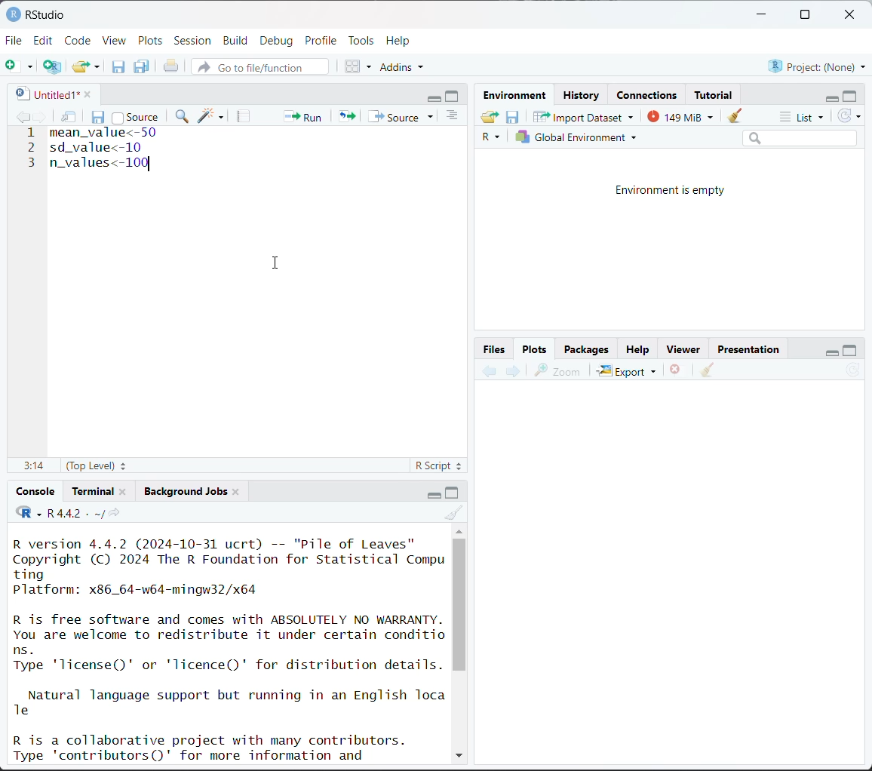 Image resolution: width=872 pixels, height=771 pixels. I want to click on close, so click(236, 490).